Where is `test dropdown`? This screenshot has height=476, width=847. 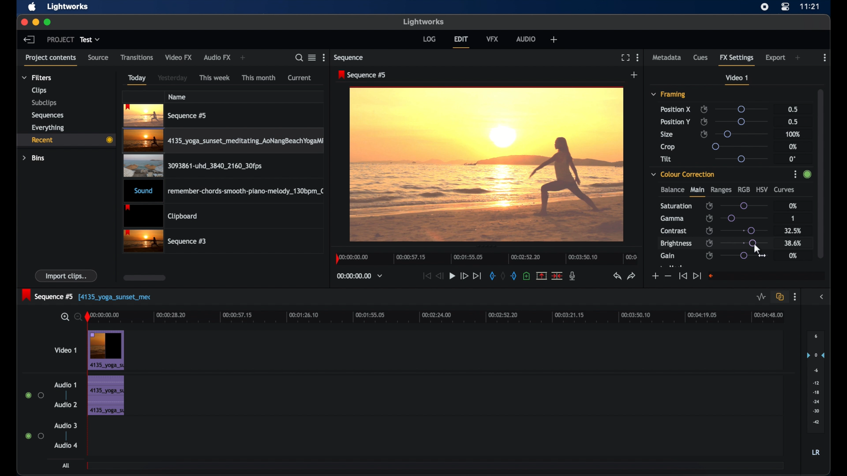
test dropdown is located at coordinates (90, 39).